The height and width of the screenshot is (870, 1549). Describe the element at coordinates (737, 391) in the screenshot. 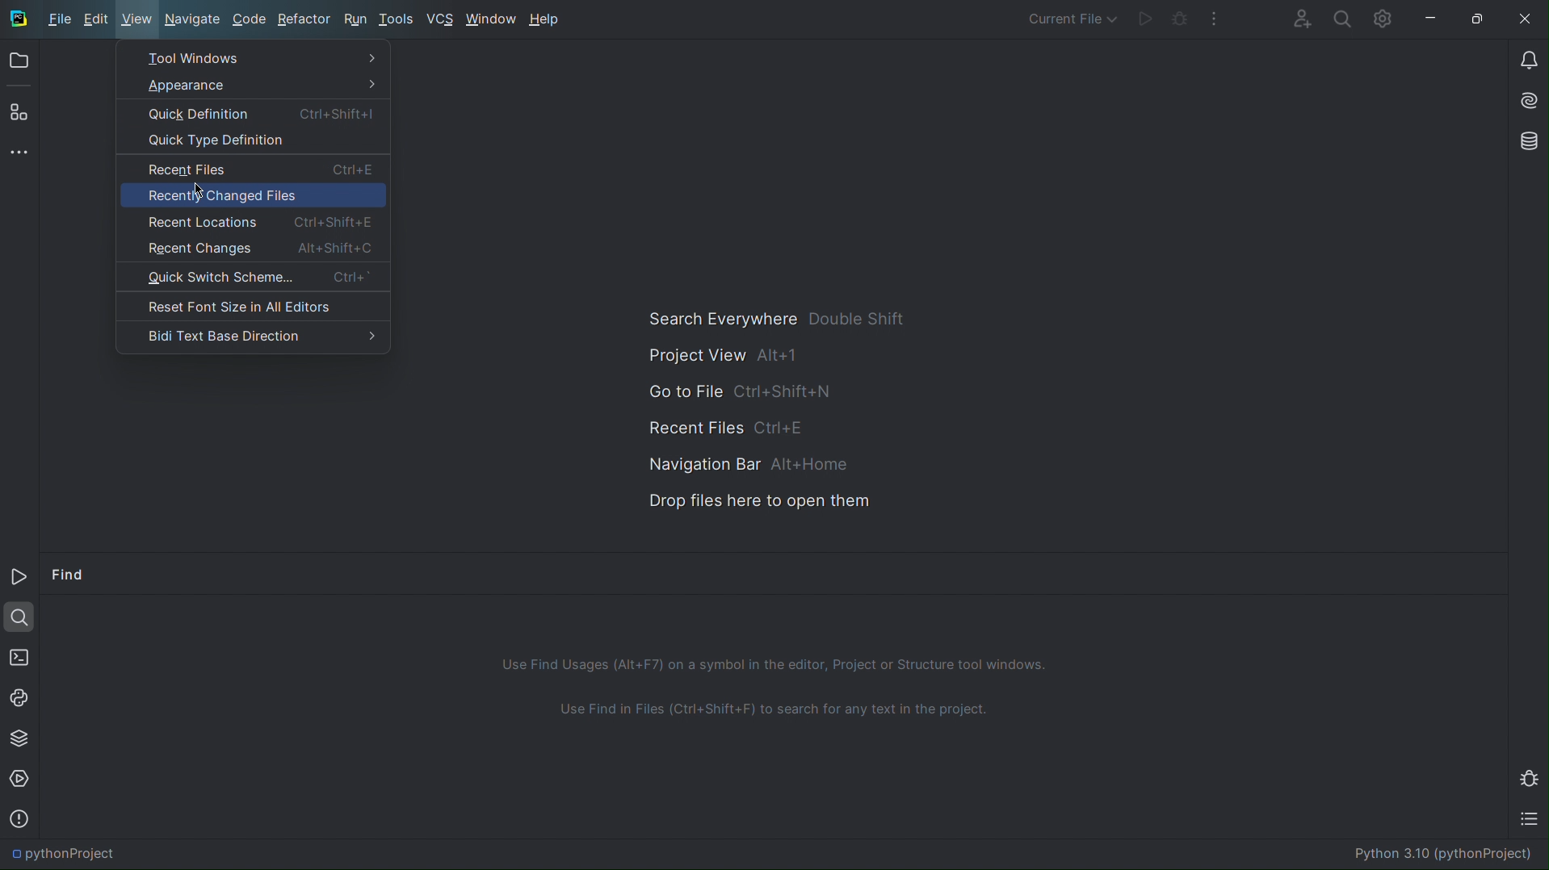

I see `Go to File` at that location.